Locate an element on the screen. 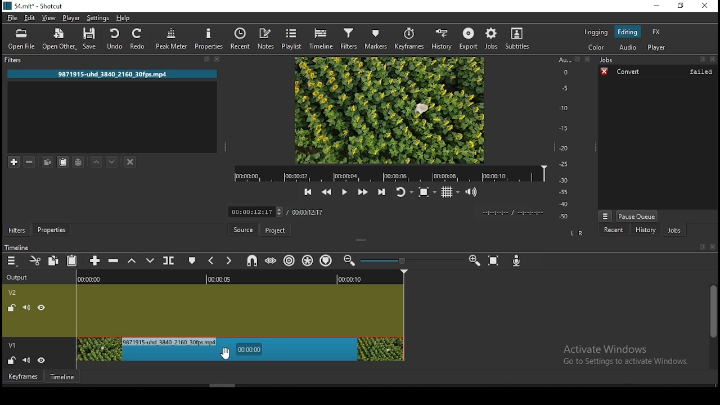  view is located at coordinates (49, 19).